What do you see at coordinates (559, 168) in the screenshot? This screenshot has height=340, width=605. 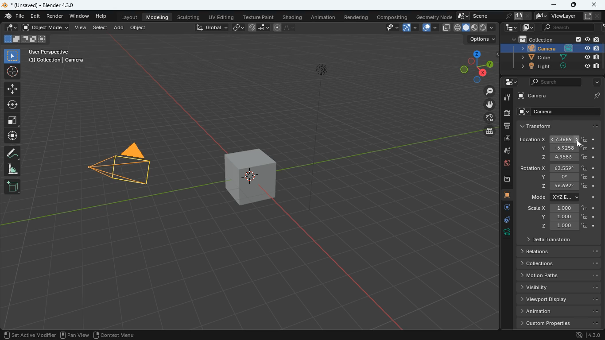 I see `rotation x` at bounding box center [559, 168].